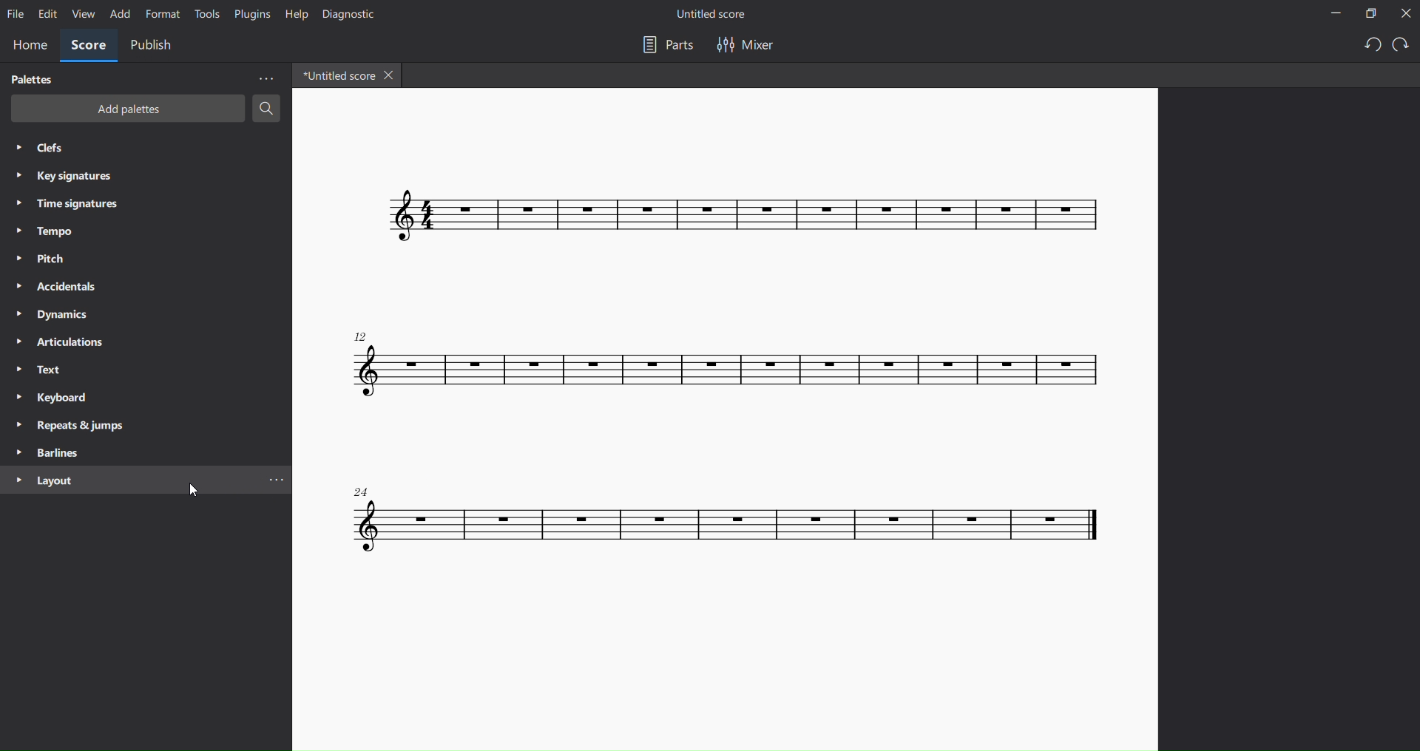  I want to click on tempo, so click(42, 231).